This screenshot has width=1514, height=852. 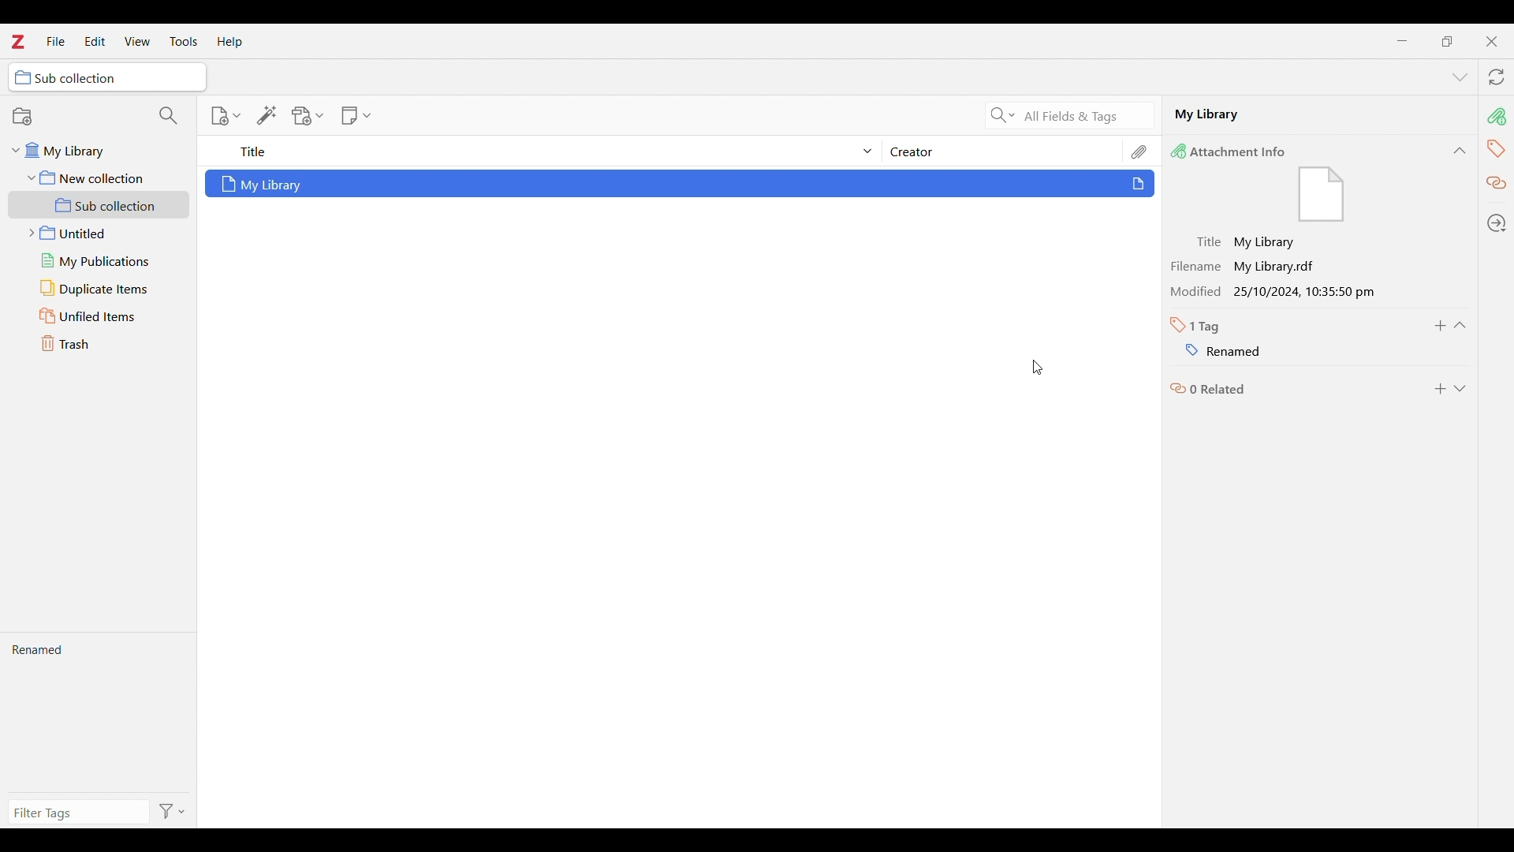 I want to click on Cursor position unchanged, so click(x=1037, y=368).